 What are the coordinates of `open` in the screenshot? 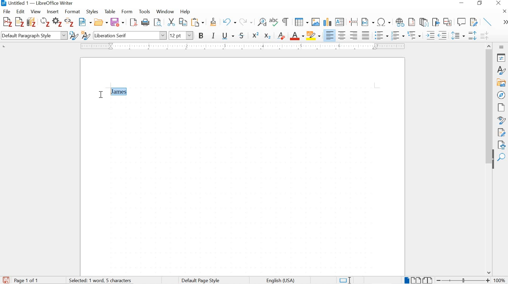 It's located at (101, 22).